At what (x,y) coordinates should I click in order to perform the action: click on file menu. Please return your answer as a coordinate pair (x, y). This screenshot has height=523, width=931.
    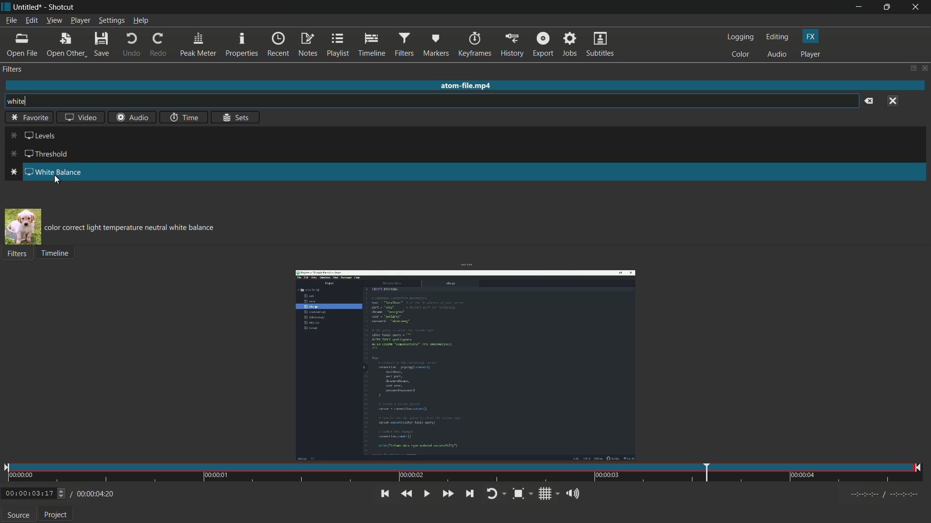
    Looking at the image, I should click on (11, 20).